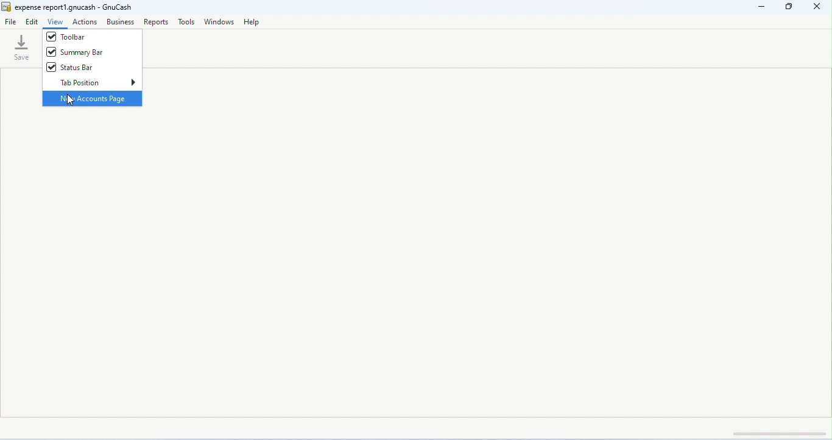 This screenshot has width=832, height=440. Describe the element at coordinates (92, 98) in the screenshot. I see `new account page` at that location.